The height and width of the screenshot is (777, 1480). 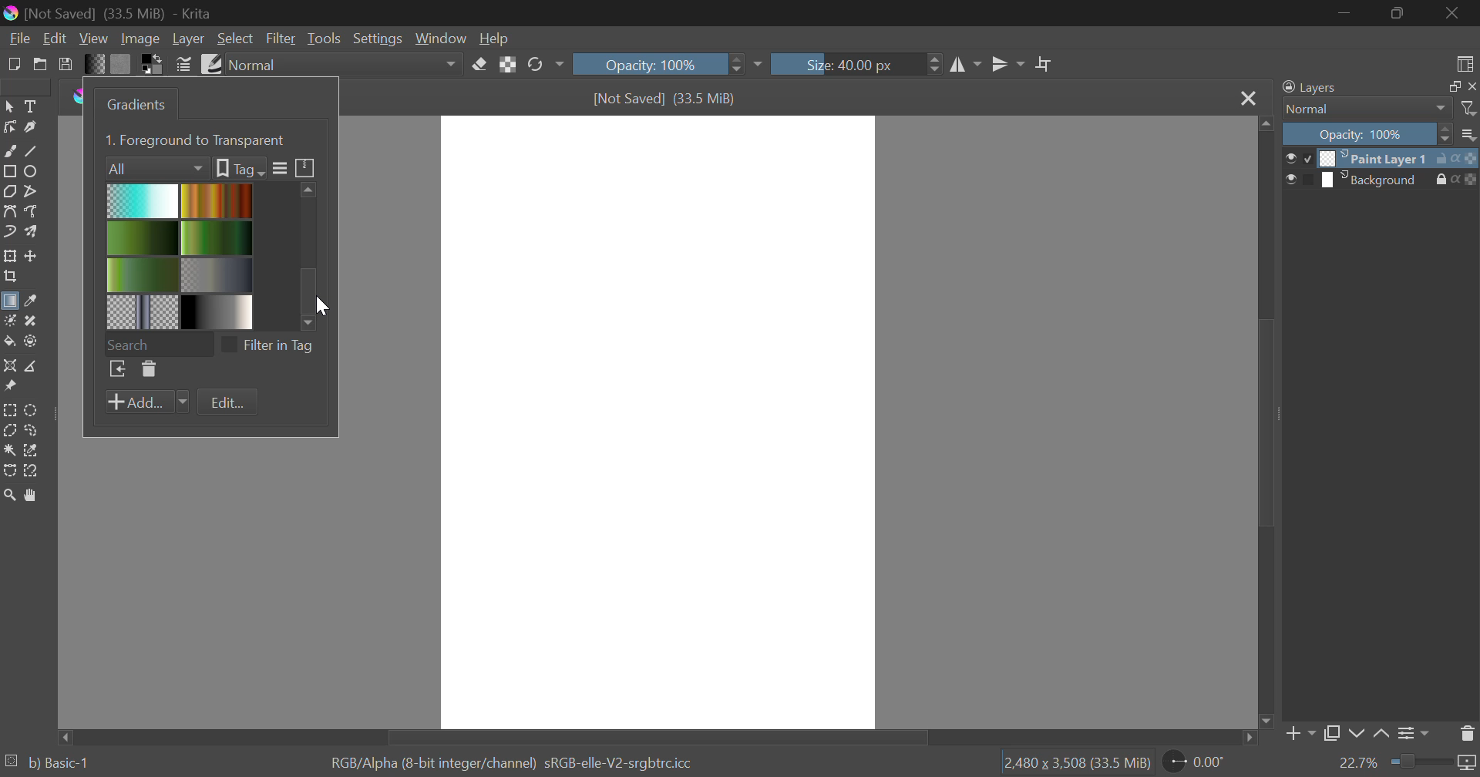 What do you see at coordinates (665, 99) in the screenshot?
I see `[Not Saved] (33.5 MiB)` at bounding box center [665, 99].